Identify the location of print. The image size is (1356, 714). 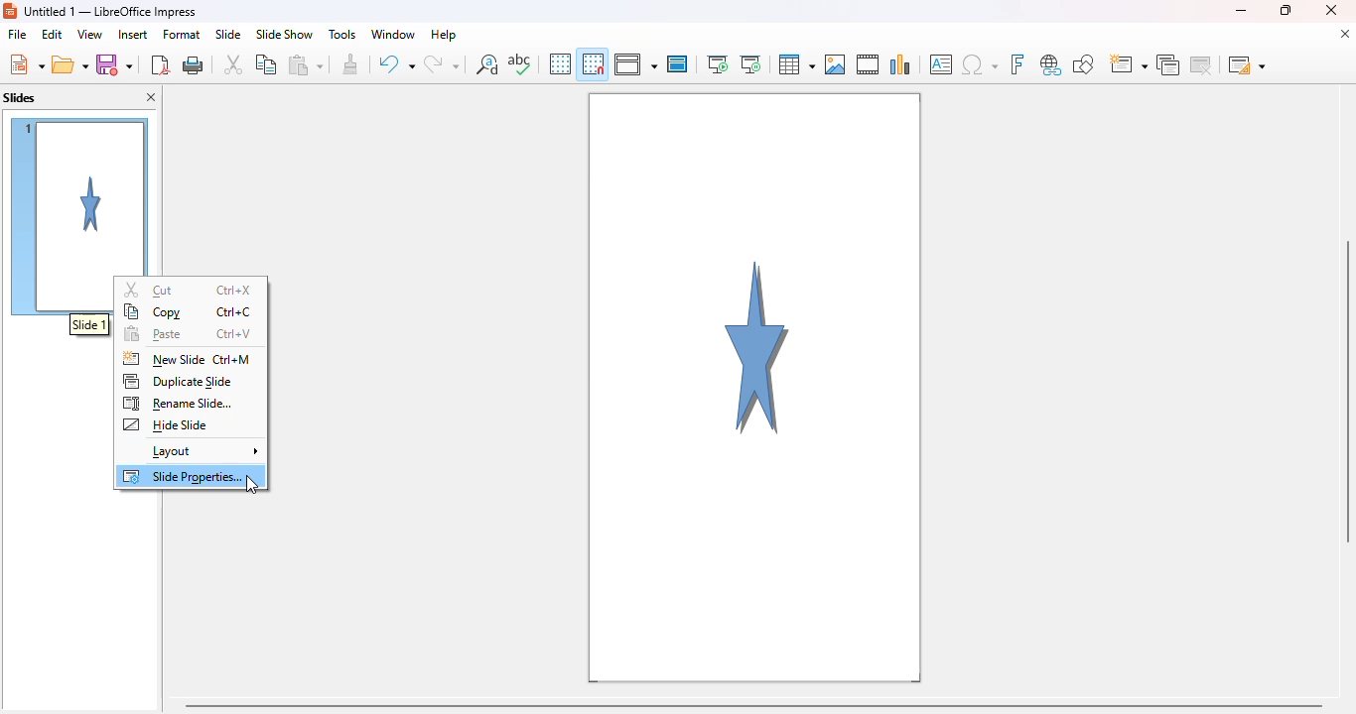
(195, 63).